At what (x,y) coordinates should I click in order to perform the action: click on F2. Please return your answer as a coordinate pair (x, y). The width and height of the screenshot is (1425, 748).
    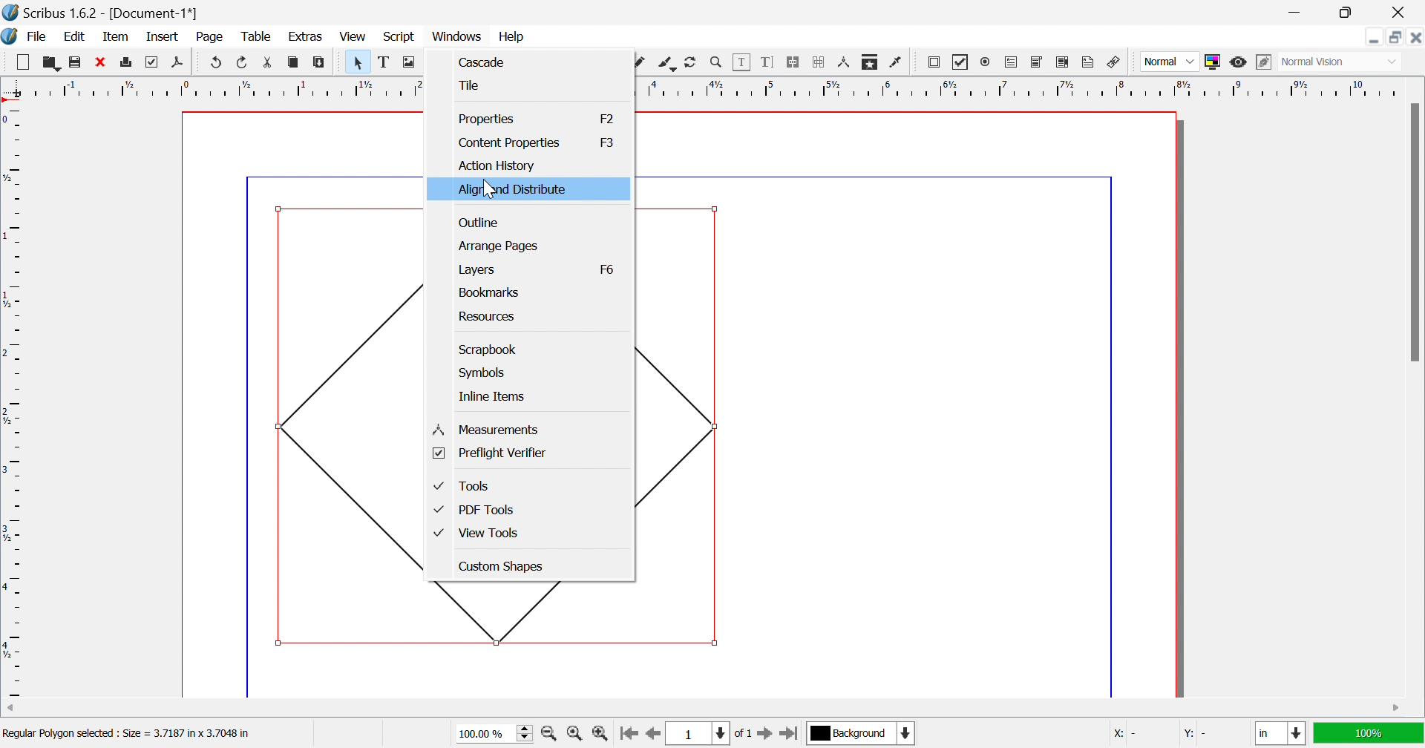
    Looking at the image, I should click on (606, 117).